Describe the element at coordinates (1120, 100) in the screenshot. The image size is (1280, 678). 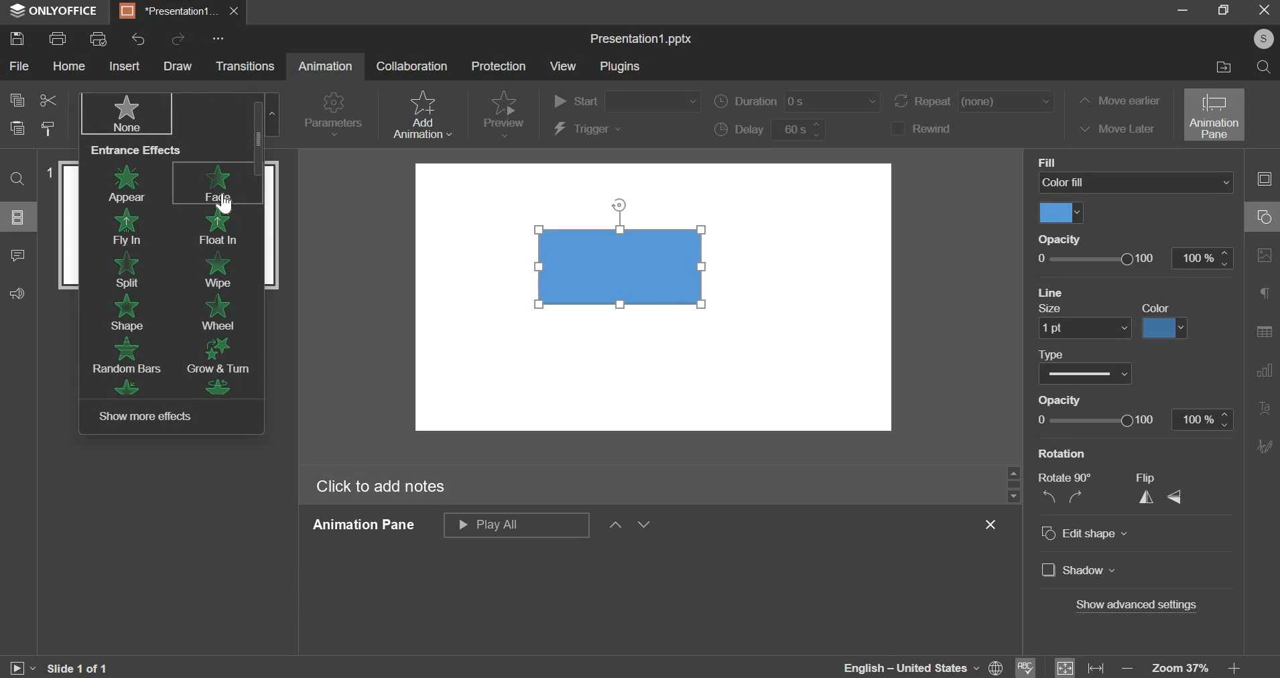
I see `move earlier` at that location.